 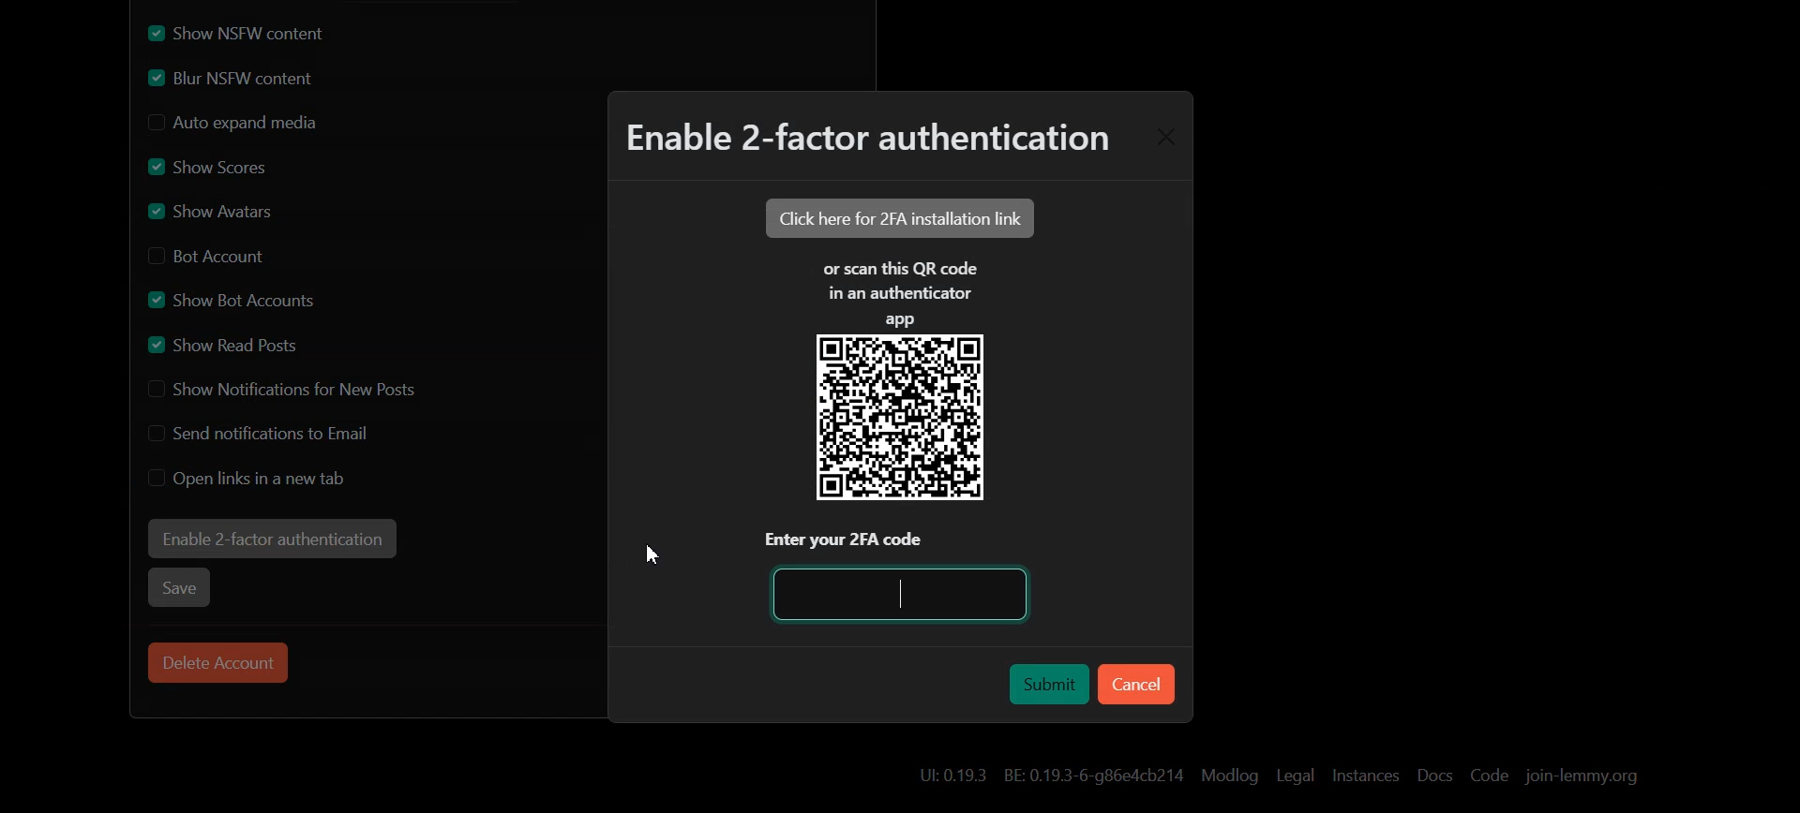 What do you see at coordinates (181, 586) in the screenshot?
I see `Save` at bounding box center [181, 586].